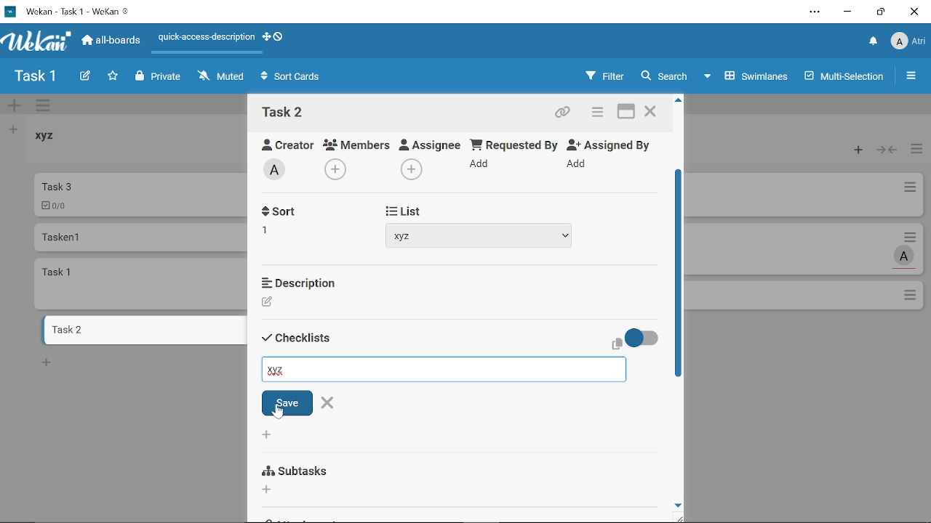 The height and width of the screenshot is (523, 931). What do you see at coordinates (881, 12) in the screenshot?
I see `Restore down` at bounding box center [881, 12].